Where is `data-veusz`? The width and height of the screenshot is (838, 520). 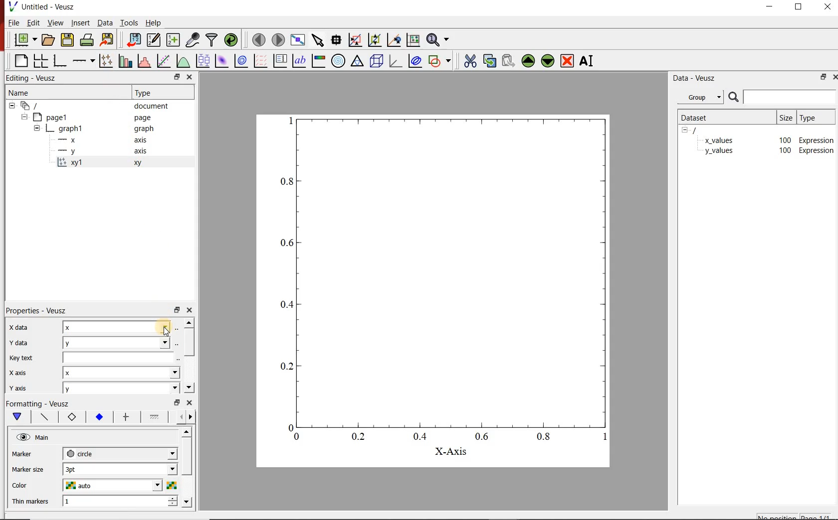
data-veusz is located at coordinates (695, 79).